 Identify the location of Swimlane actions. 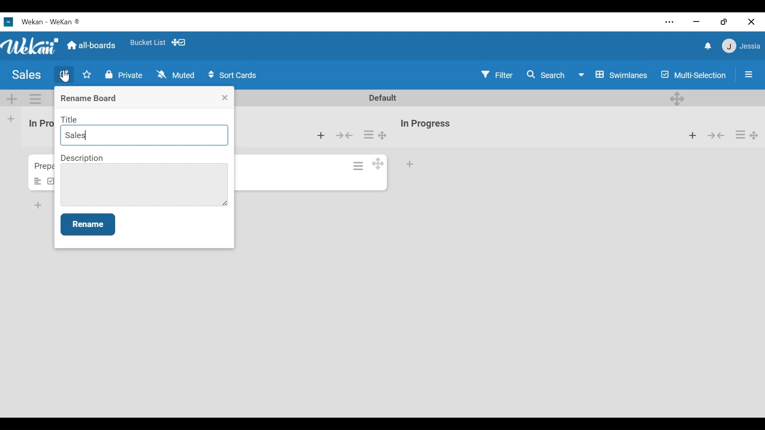
(34, 99).